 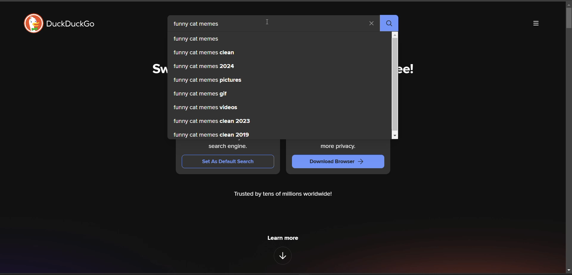 I want to click on logo, so click(x=33, y=23).